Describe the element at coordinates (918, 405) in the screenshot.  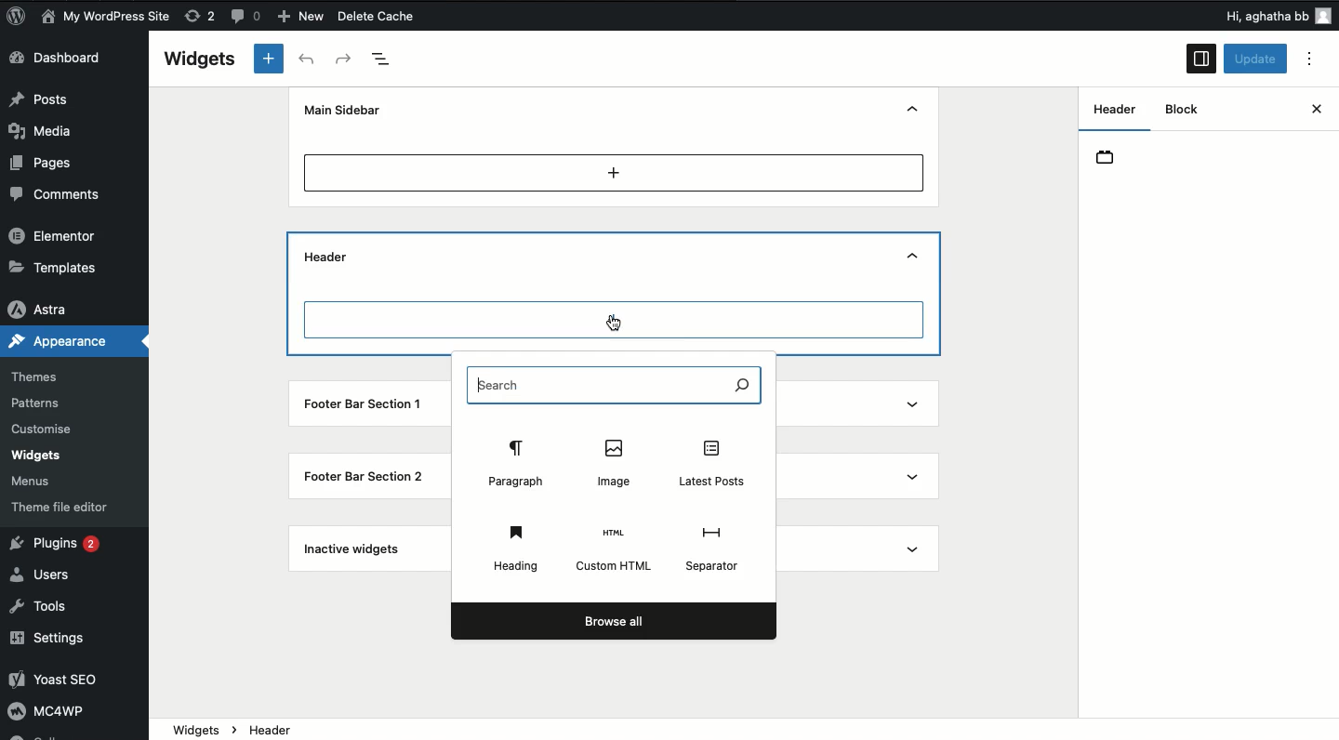
I see `Show` at that location.